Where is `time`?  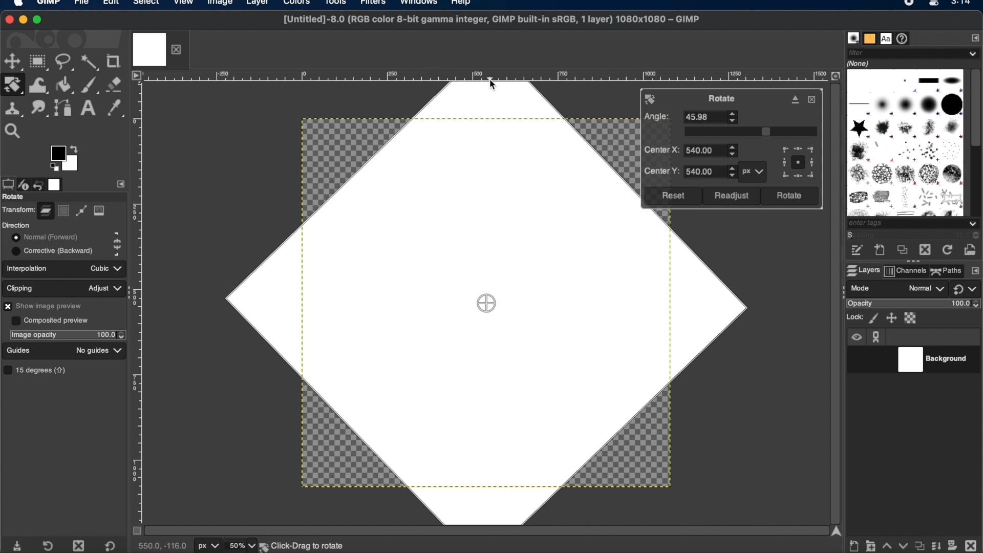 time is located at coordinates (963, 6).